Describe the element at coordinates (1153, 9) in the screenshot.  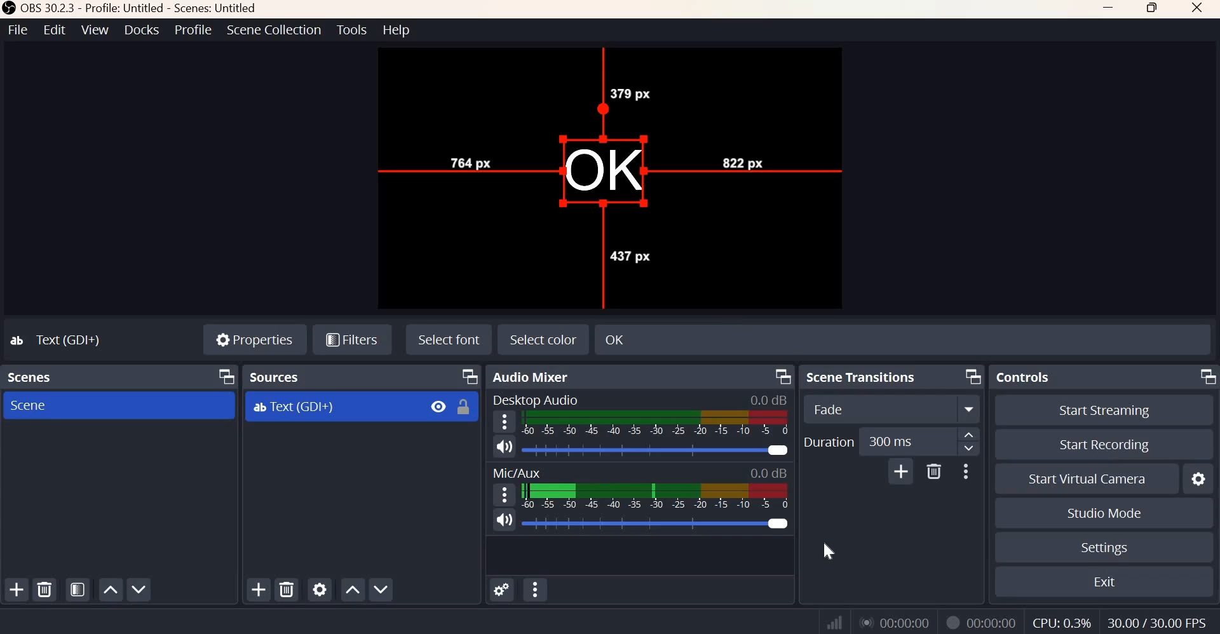
I see `Maximize` at that location.